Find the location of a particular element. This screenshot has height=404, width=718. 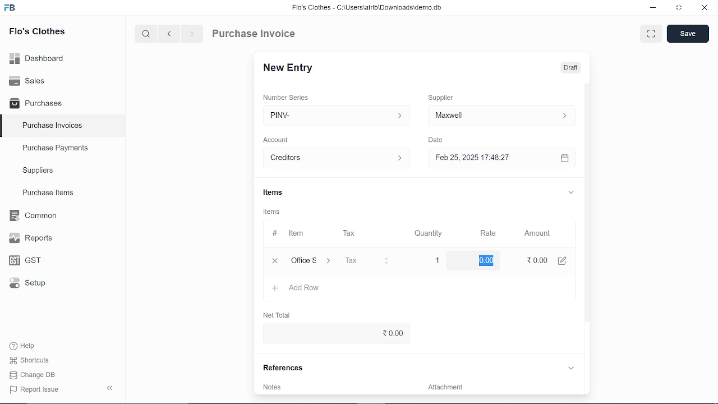

0.00 is located at coordinates (535, 261).